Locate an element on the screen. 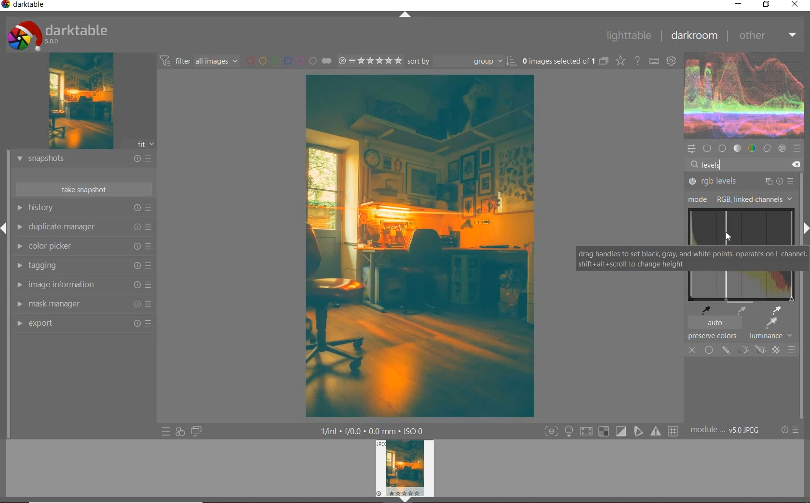  system name is located at coordinates (25, 5).